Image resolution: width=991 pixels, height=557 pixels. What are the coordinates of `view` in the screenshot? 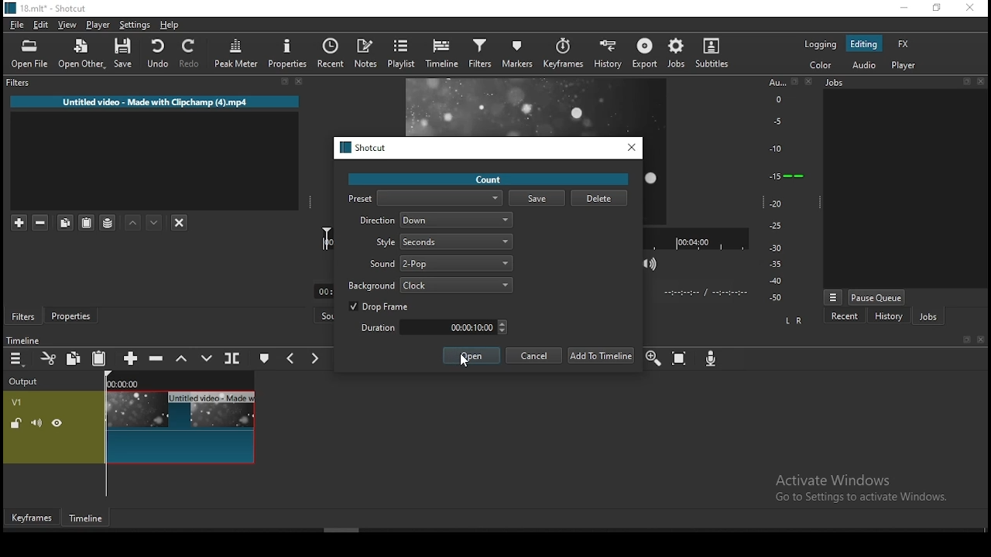 It's located at (67, 24).